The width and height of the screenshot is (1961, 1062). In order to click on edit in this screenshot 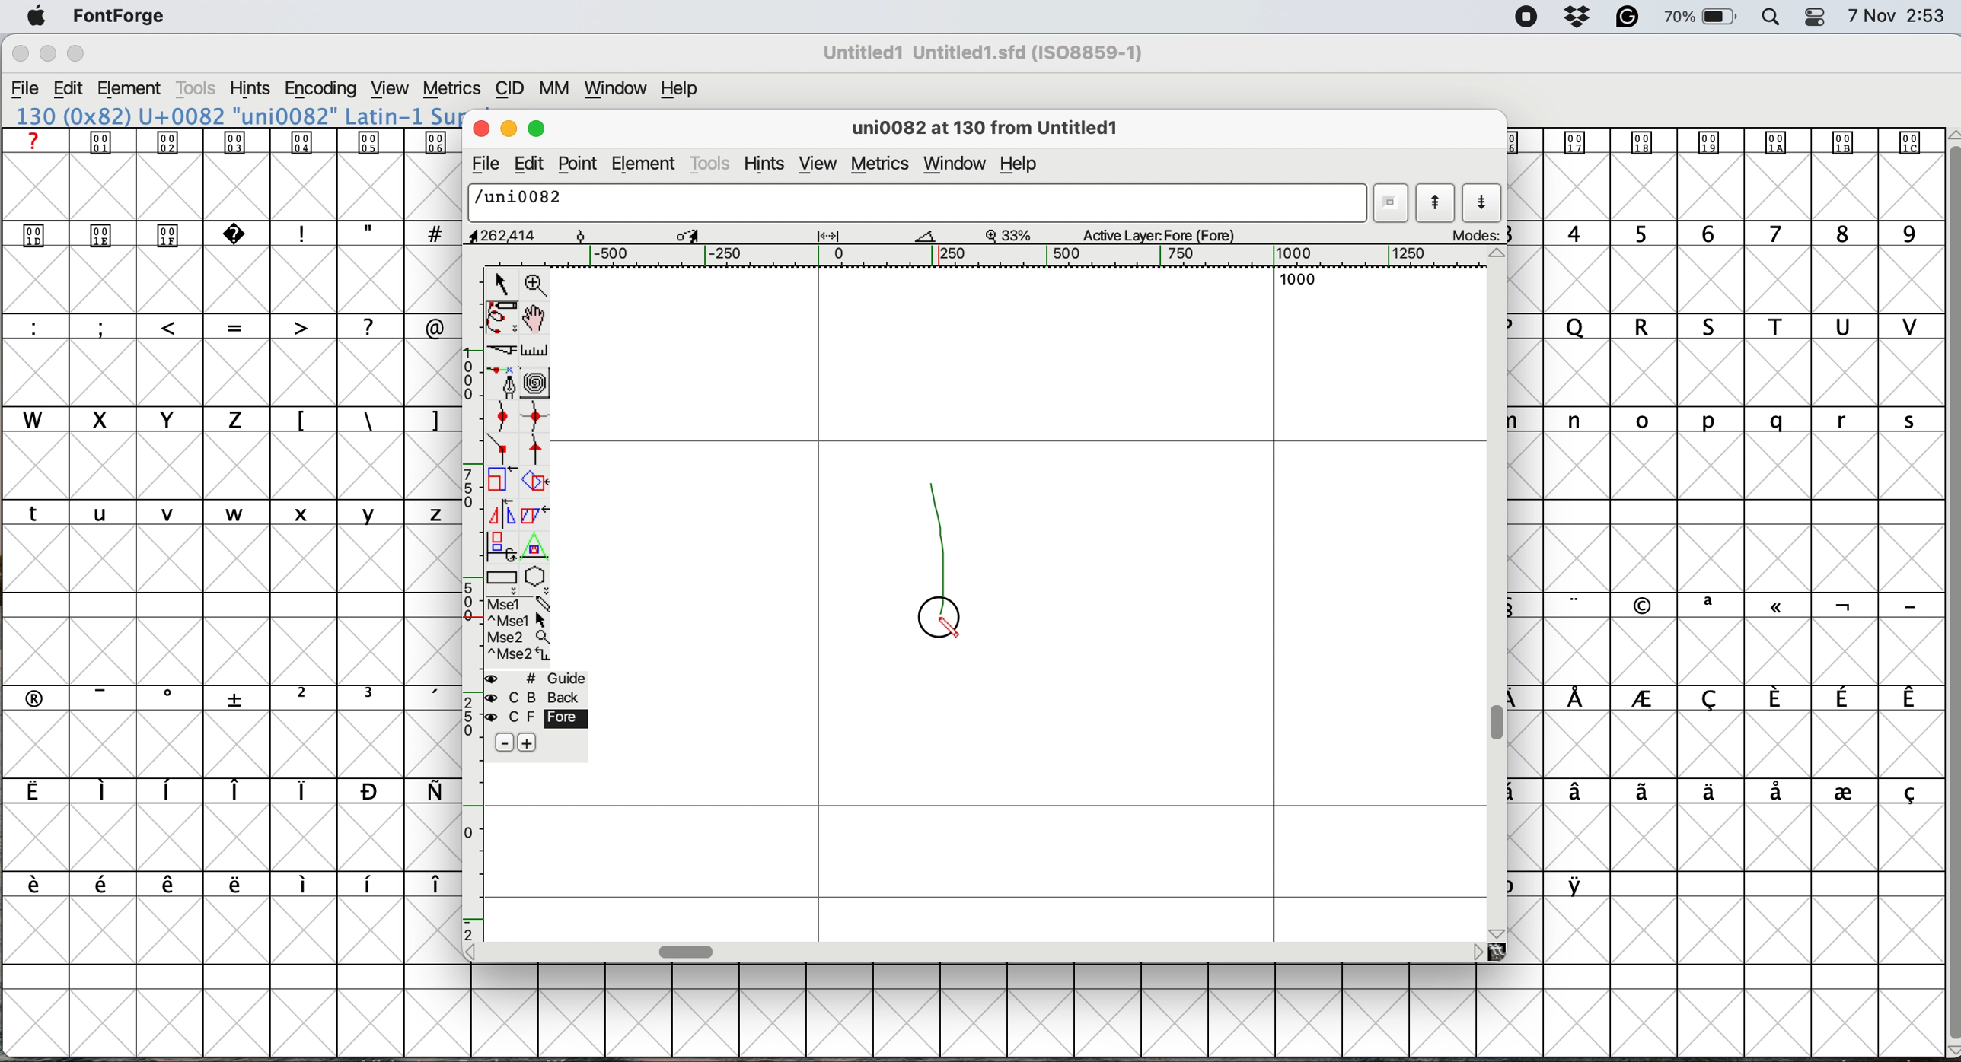, I will do `click(75, 89)`.